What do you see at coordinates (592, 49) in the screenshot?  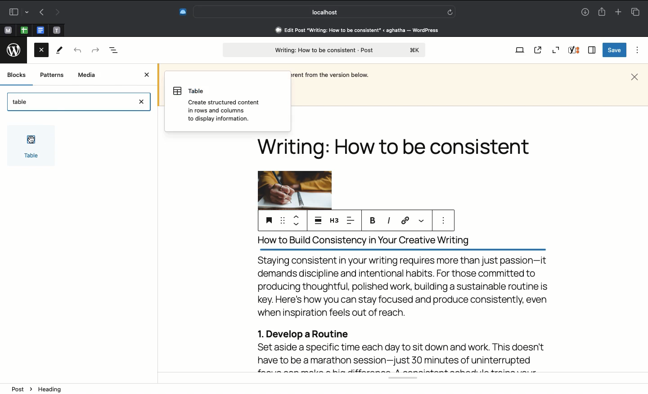 I see `Sidebar` at bounding box center [592, 49].